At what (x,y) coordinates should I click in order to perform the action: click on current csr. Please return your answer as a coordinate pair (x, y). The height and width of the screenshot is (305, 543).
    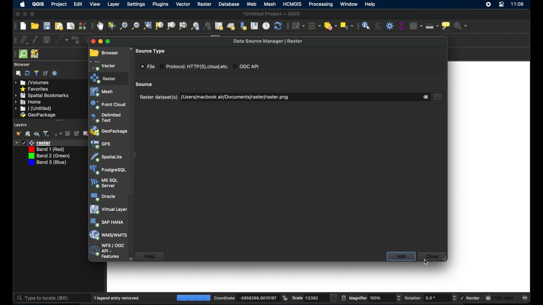
    Looking at the image, I should click on (502, 298).